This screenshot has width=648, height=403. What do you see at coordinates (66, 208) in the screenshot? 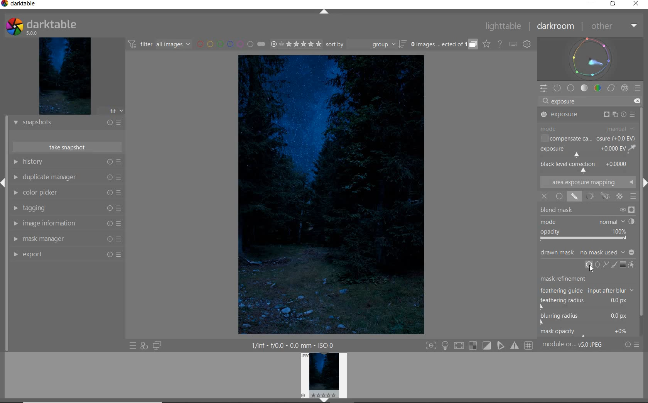
I see `TAGGING` at bounding box center [66, 208].